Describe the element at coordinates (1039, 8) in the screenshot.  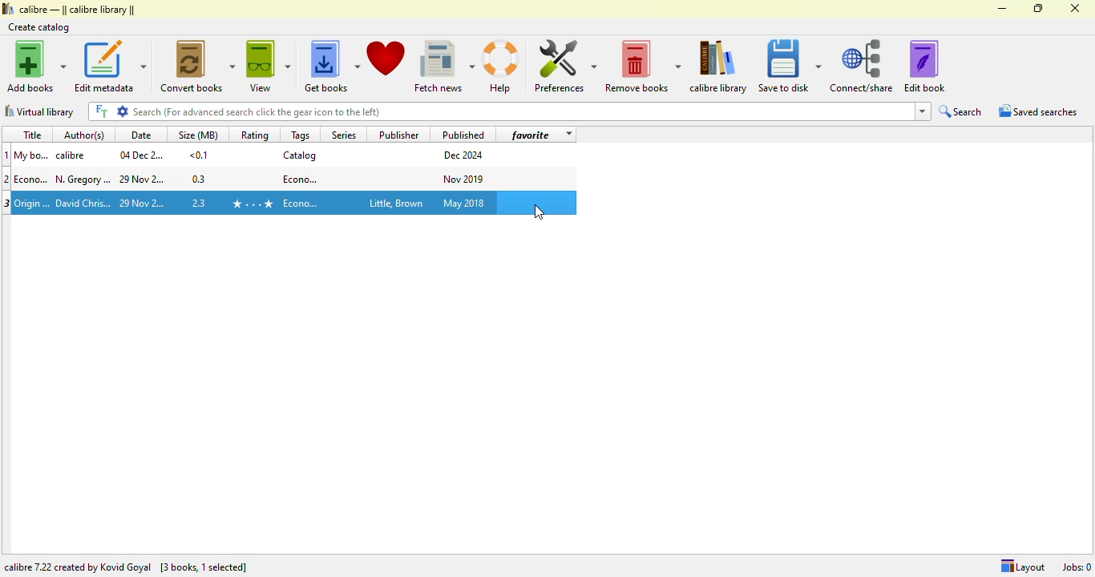
I see `maximize` at that location.